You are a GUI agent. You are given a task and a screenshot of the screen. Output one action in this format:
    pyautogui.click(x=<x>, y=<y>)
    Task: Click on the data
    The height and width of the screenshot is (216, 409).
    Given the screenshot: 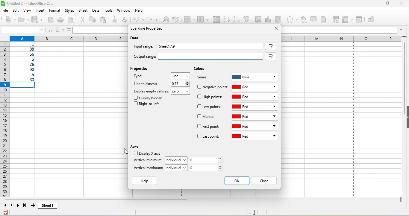 What is the action you would take?
    pyautogui.click(x=96, y=11)
    